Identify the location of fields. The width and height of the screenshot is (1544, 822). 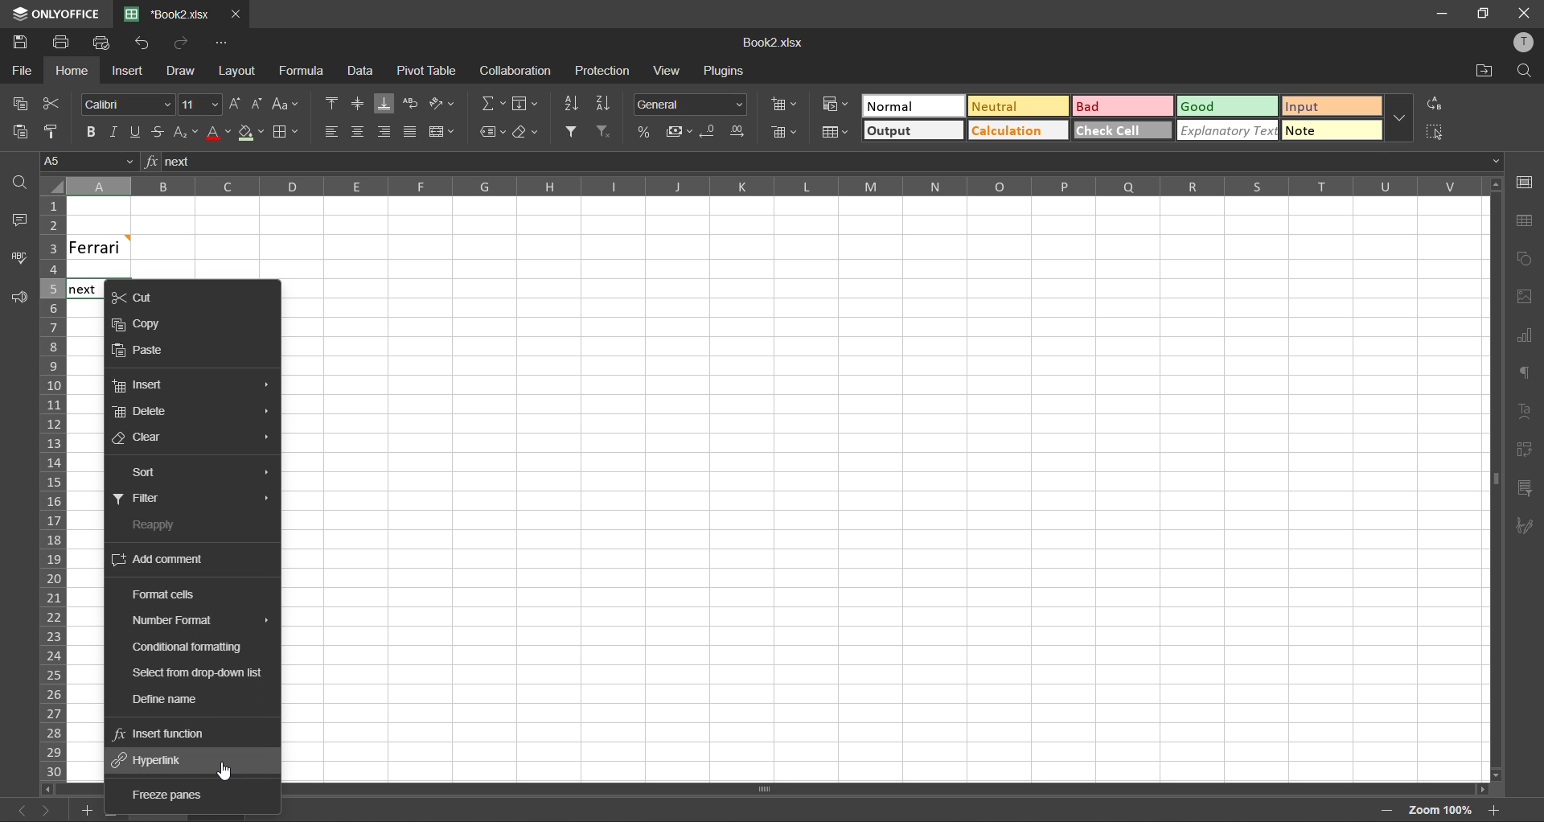
(525, 105).